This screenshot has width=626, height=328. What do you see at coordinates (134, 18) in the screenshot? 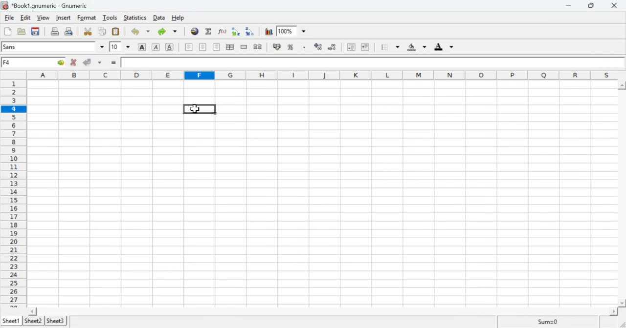
I see `Statistics` at bounding box center [134, 18].